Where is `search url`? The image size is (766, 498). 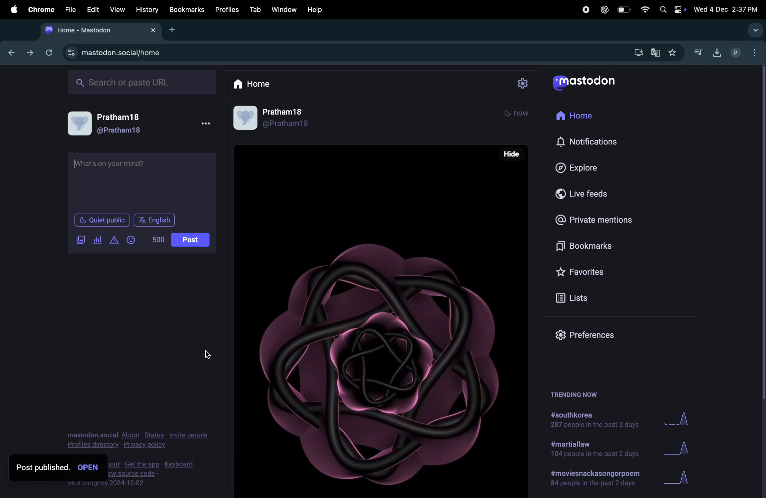 search url is located at coordinates (143, 81).